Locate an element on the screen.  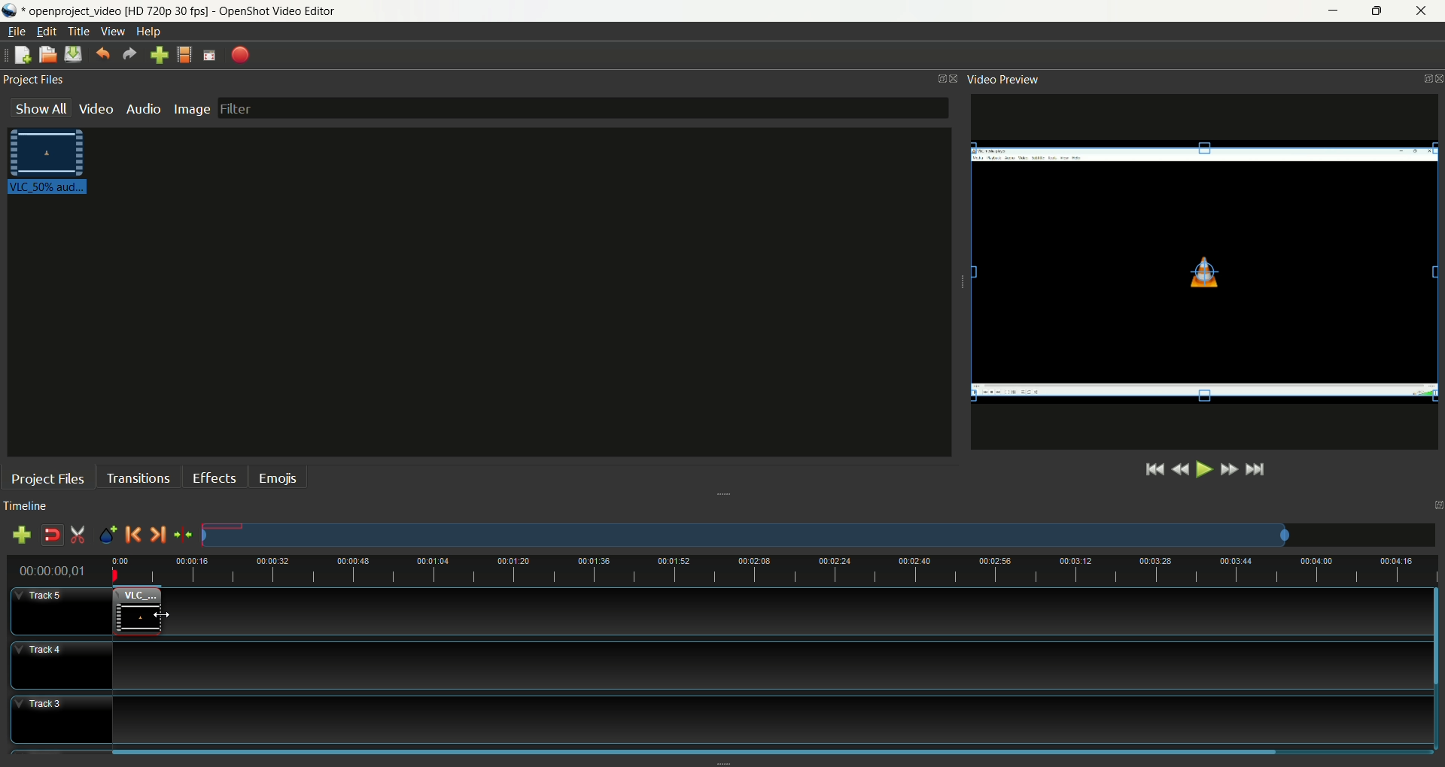
filter is located at coordinates (584, 108).